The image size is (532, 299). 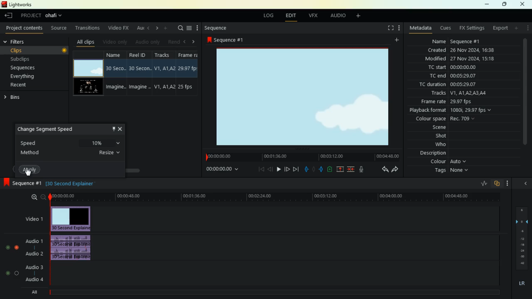 What do you see at coordinates (445, 119) in the screenshot?
I see `colour space` at bounding box center [445, 119].